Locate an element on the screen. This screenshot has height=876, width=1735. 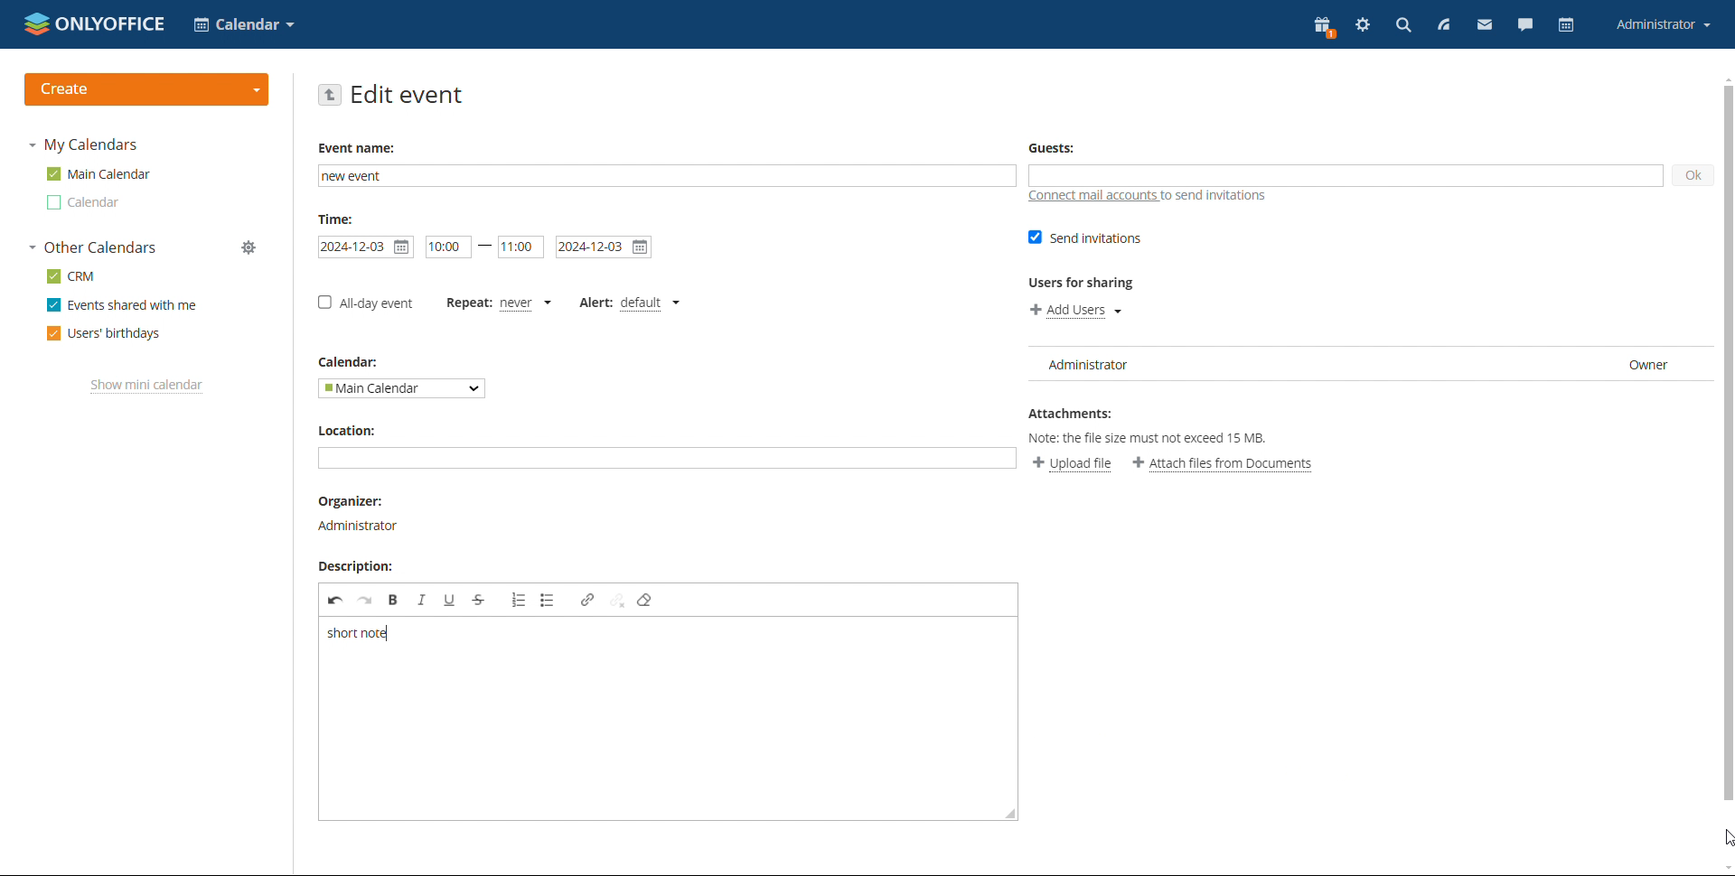
cursor is located at coordinates (1724, 838).